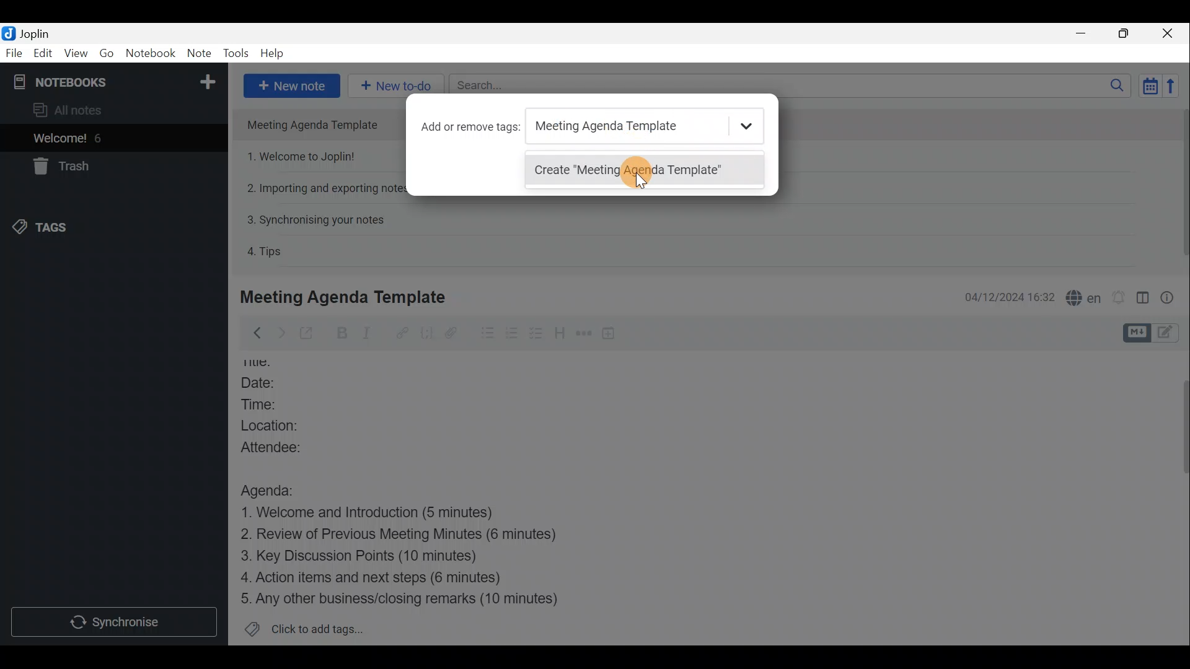 The image size is (1190, 669). I want to click on Key Discussion Points (10 minutes), so click(364, 557).